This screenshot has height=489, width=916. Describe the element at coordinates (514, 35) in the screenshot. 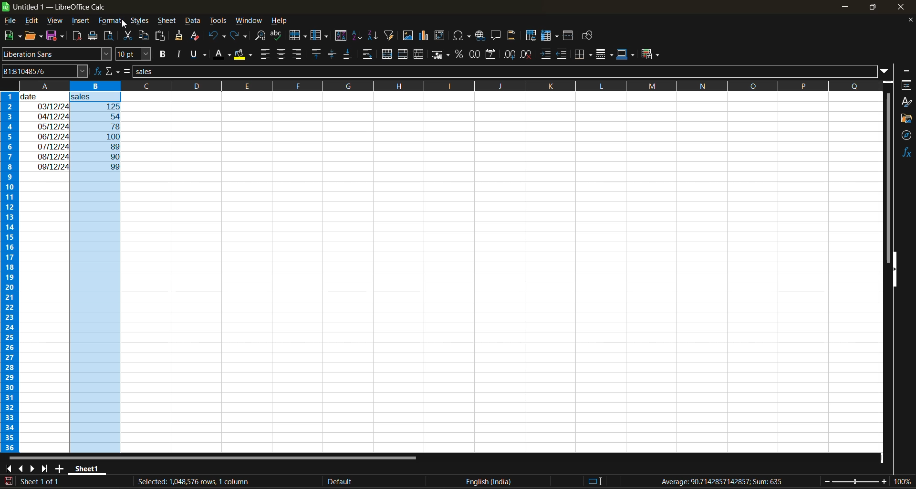

I see `headers and footers` at that location.